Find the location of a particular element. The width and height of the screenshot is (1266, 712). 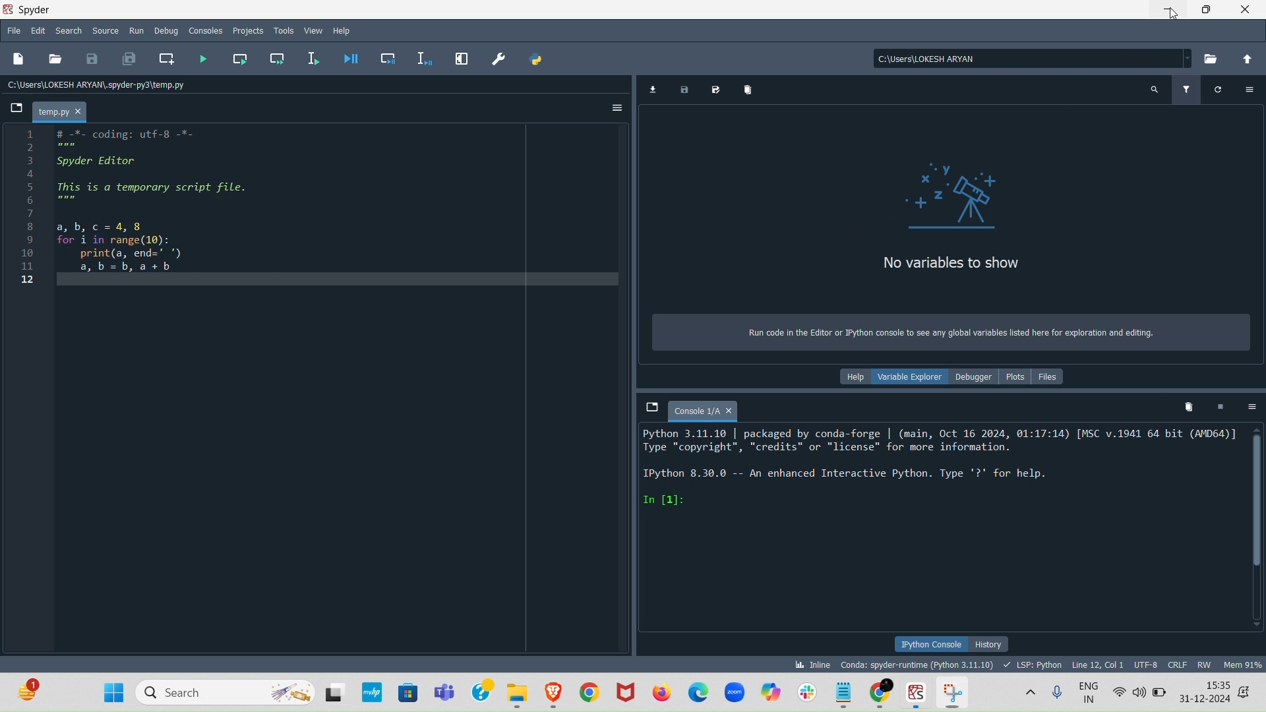

New file (Ctrl + N) is located at coordinates (17, 59).